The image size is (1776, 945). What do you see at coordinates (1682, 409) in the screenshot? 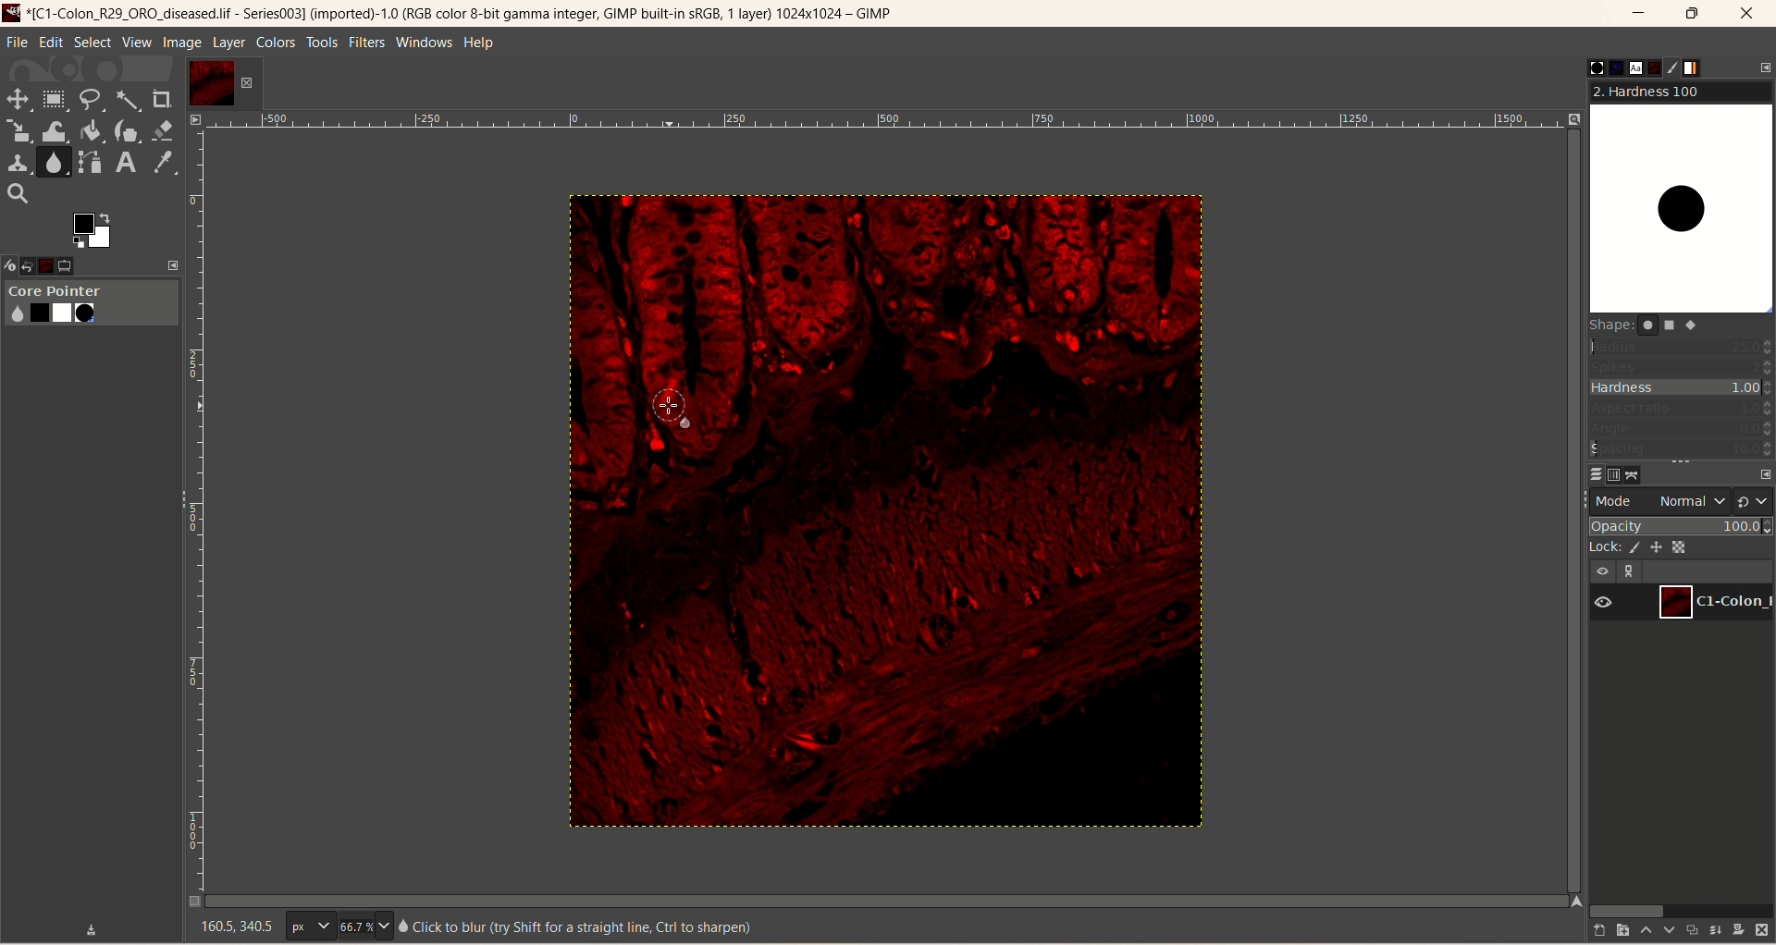
I see `aspect ratio` at bounding box center [1682, 409].